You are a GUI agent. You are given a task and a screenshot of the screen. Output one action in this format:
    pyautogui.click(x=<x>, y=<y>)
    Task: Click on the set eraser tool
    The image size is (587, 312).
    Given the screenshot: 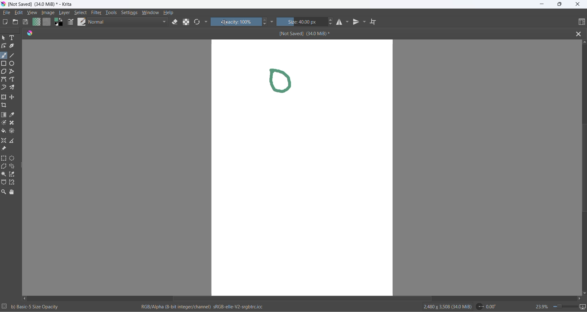 What is the action you would take?
    pyautogui.click(x=175, y=22)
    